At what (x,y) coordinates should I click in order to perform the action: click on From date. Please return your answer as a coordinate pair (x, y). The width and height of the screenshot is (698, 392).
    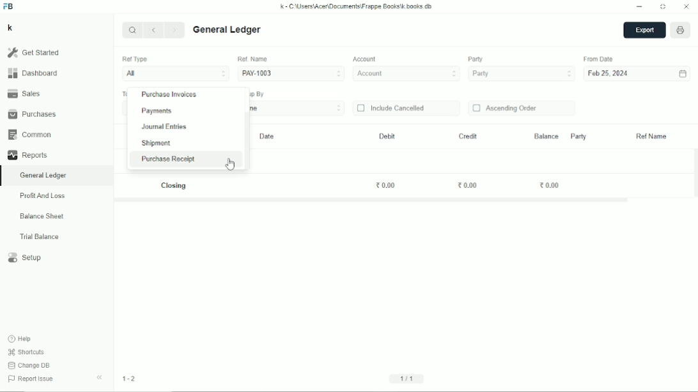
    Looking at the image, I should click on (600, 59).